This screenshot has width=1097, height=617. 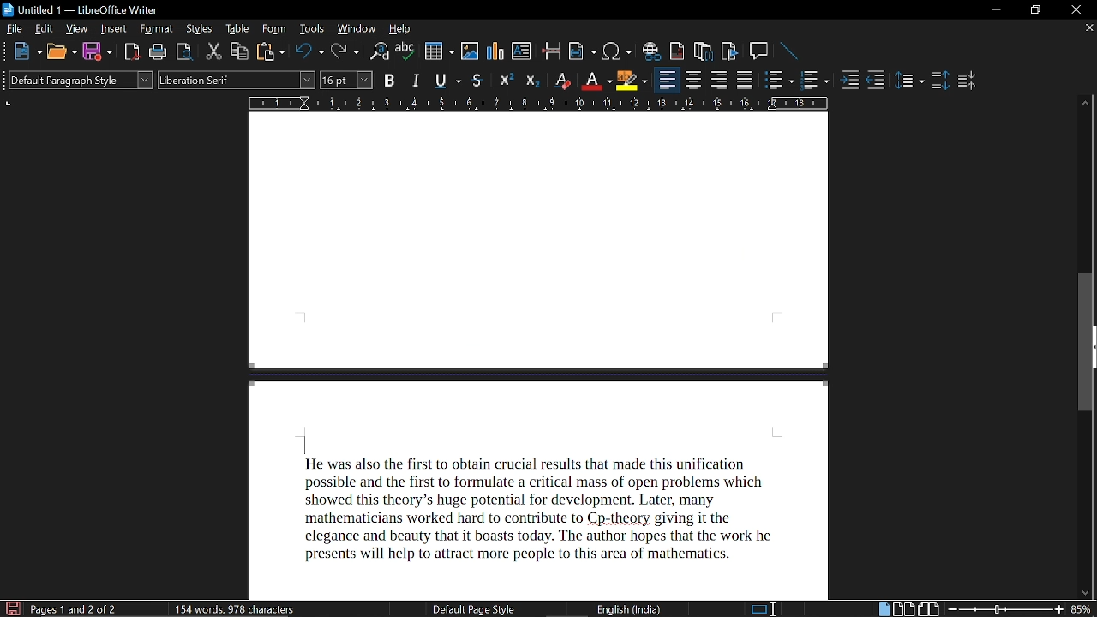 What do you see at coordinates (631, 80) in the screenshot?
I see `Highlight` at bounding box center [631, 80].